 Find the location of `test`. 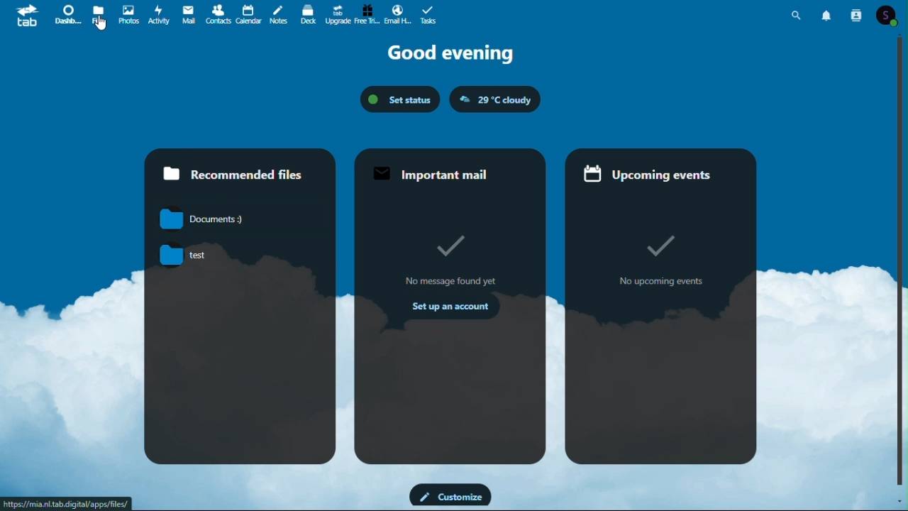

test is located at coordinates (220, 255).